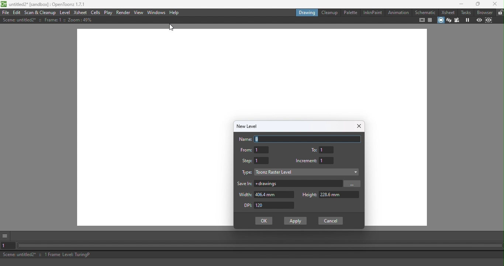 The image size is (504, 266). What do you see at coordinates (441, 20) in the screenshot?
I see `Camera stand view` at bounding box center [441, 20].